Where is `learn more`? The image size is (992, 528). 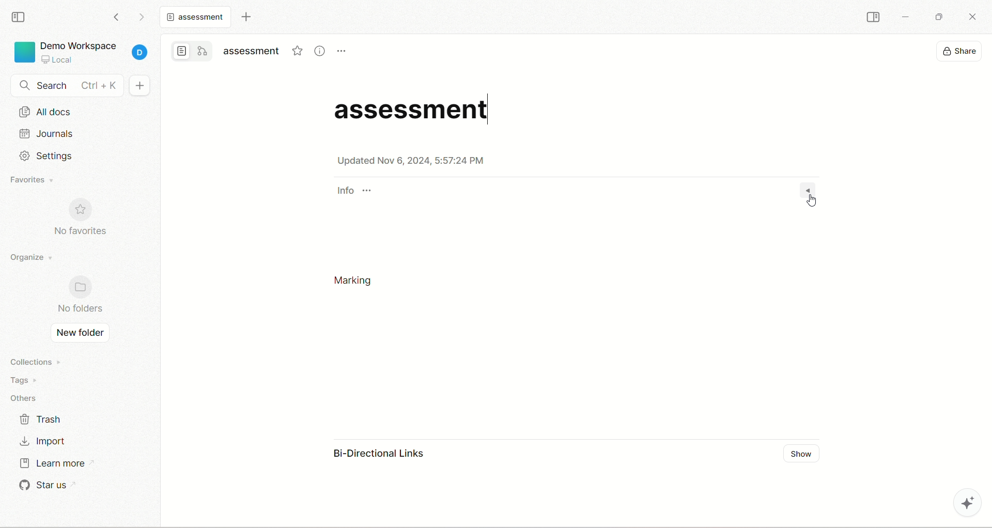
learn more is located at coordinates (55, 463).